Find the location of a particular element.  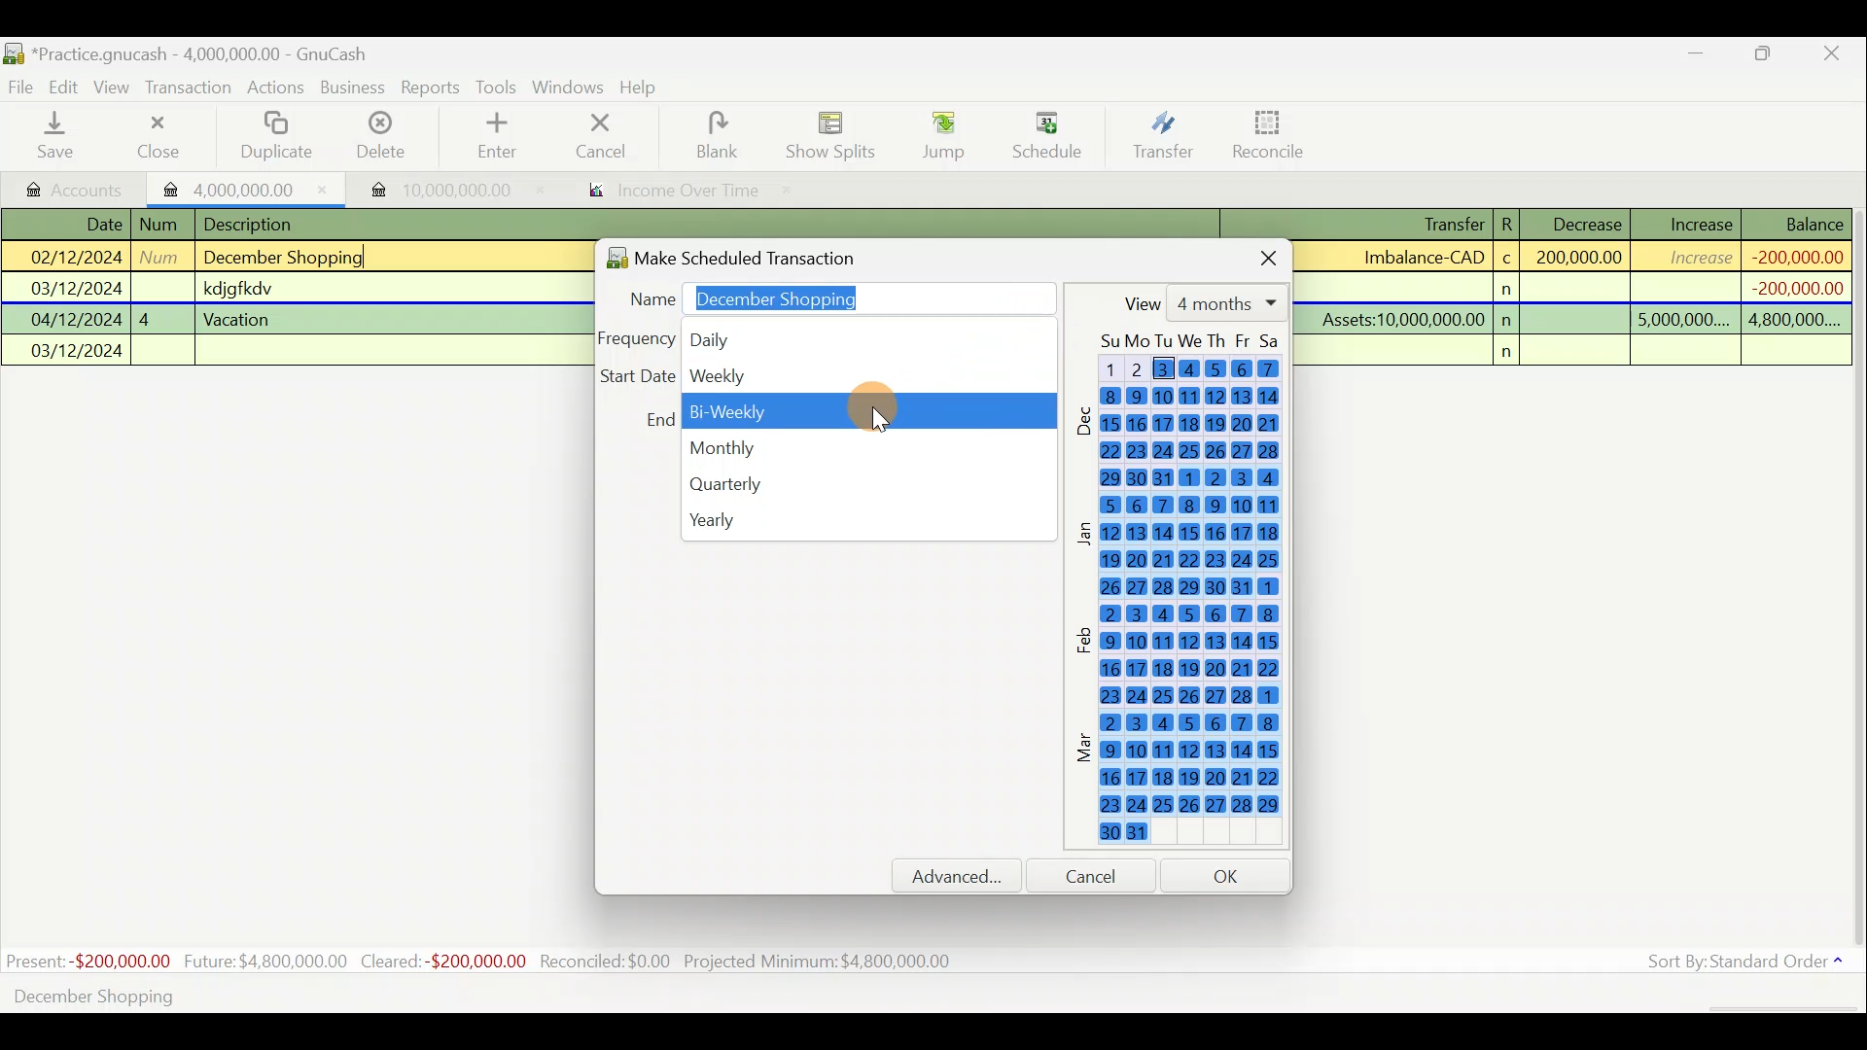

Imported transaction 2 is located at coordinates (435, 190).